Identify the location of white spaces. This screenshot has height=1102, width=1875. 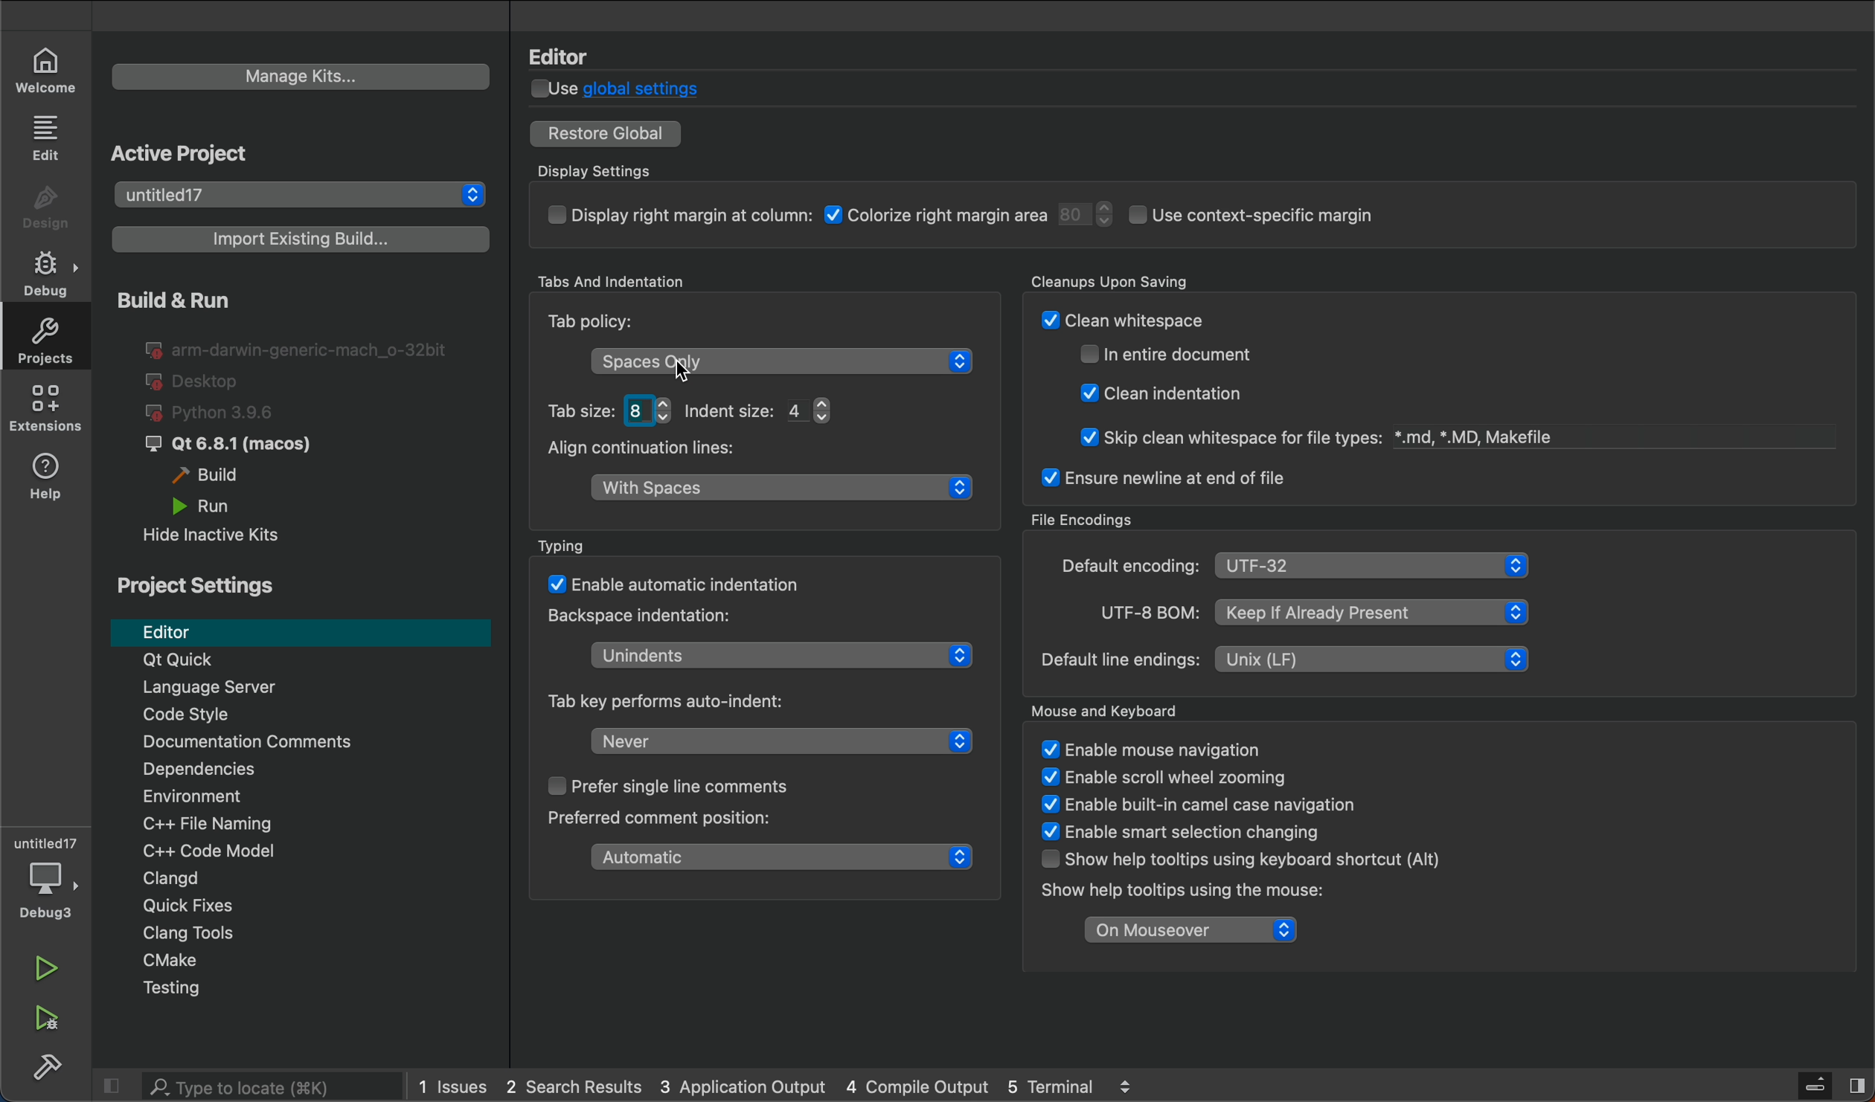
(783, 492).